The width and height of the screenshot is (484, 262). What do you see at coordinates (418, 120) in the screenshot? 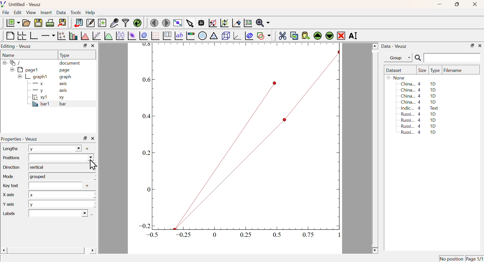
I see `Russi... 4 1D` at bounding box center [418, 120].